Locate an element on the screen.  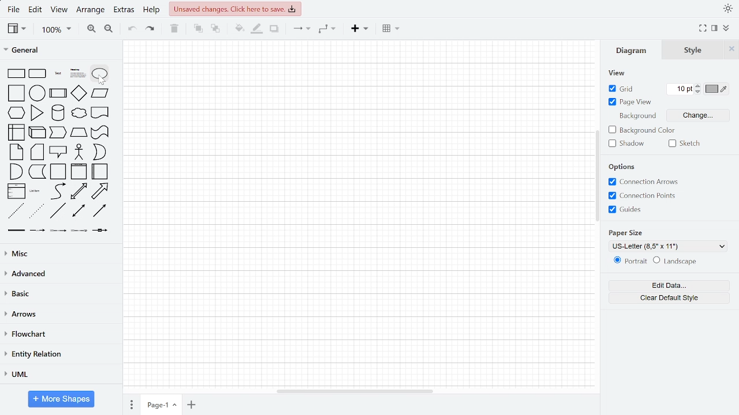
Background color is located at coordinates (642, 130).